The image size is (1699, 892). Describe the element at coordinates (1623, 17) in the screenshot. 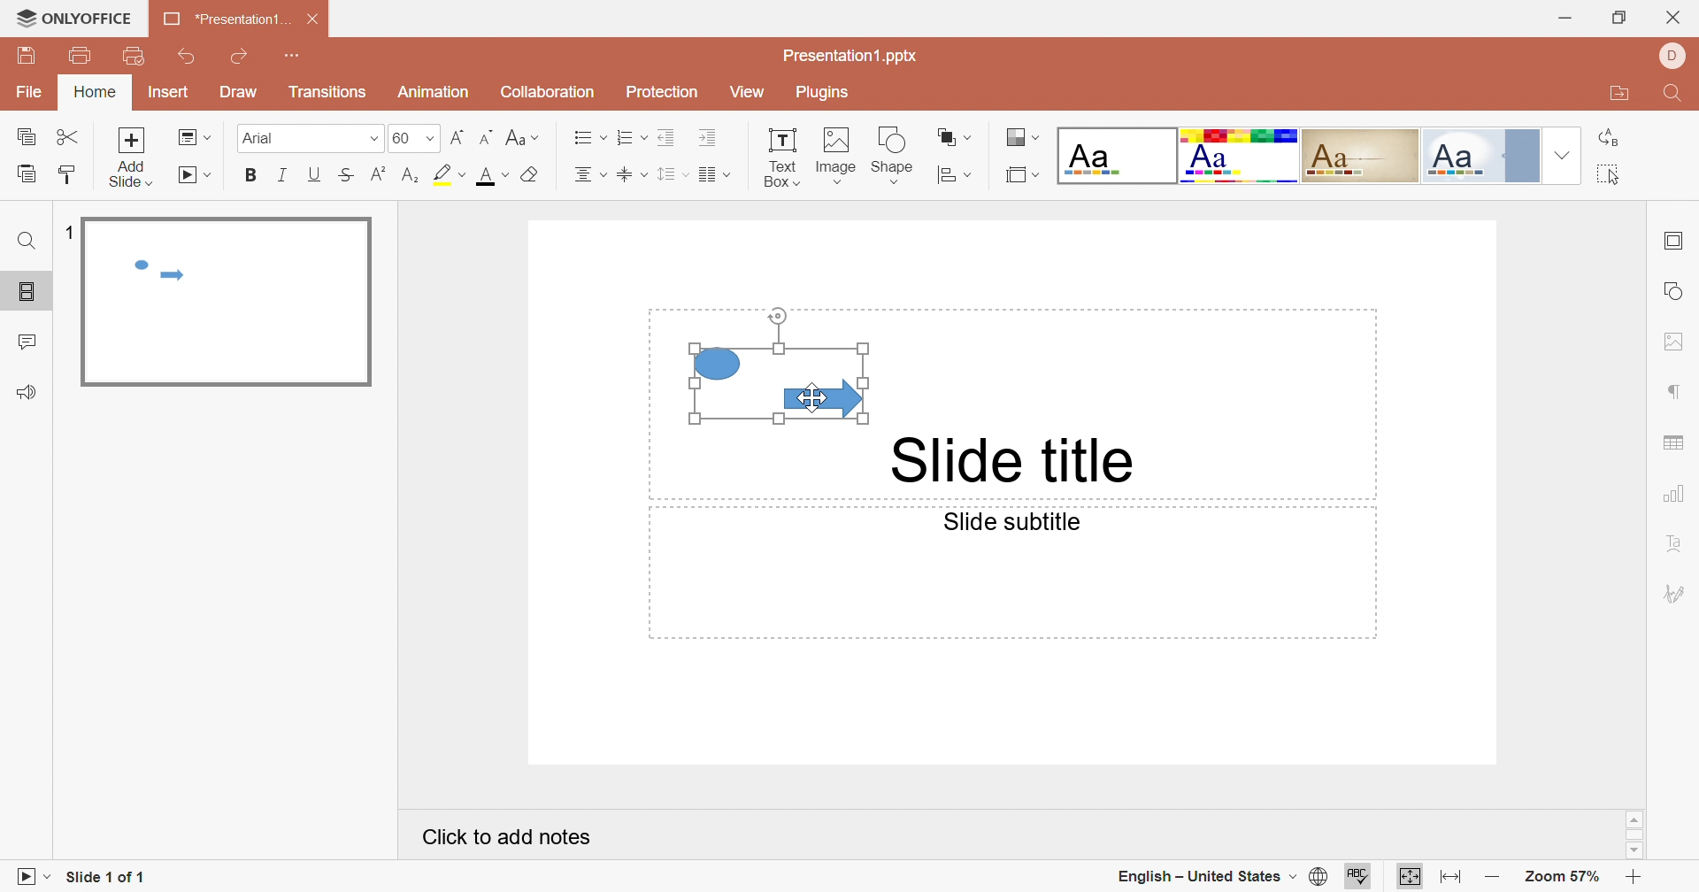

I see `Restore Down` at that location.